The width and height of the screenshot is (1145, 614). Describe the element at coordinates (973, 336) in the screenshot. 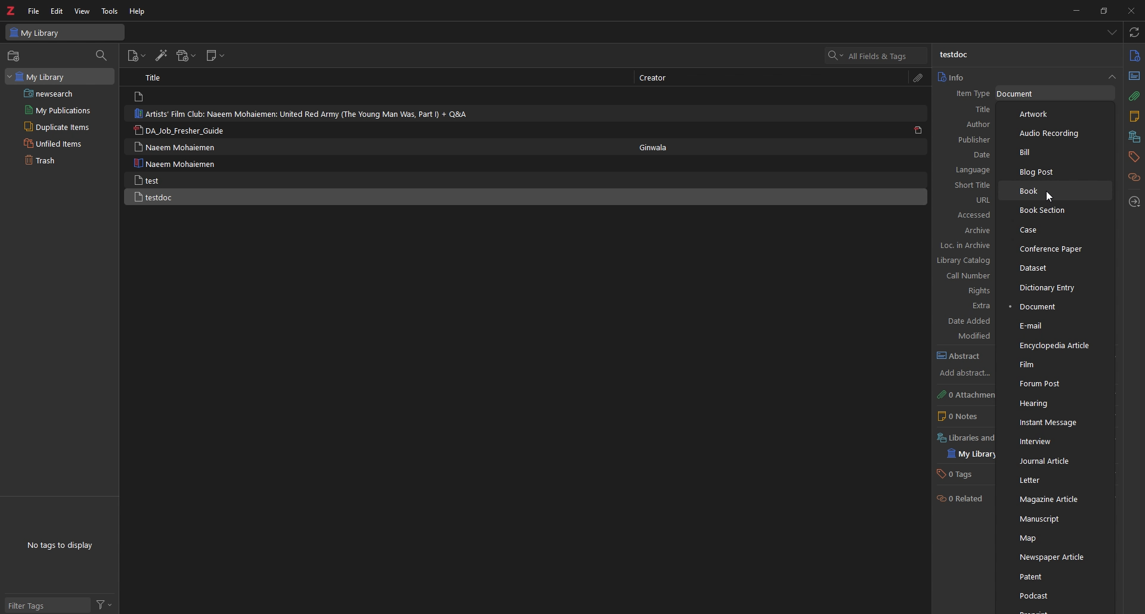

I see `Modified` at that location.